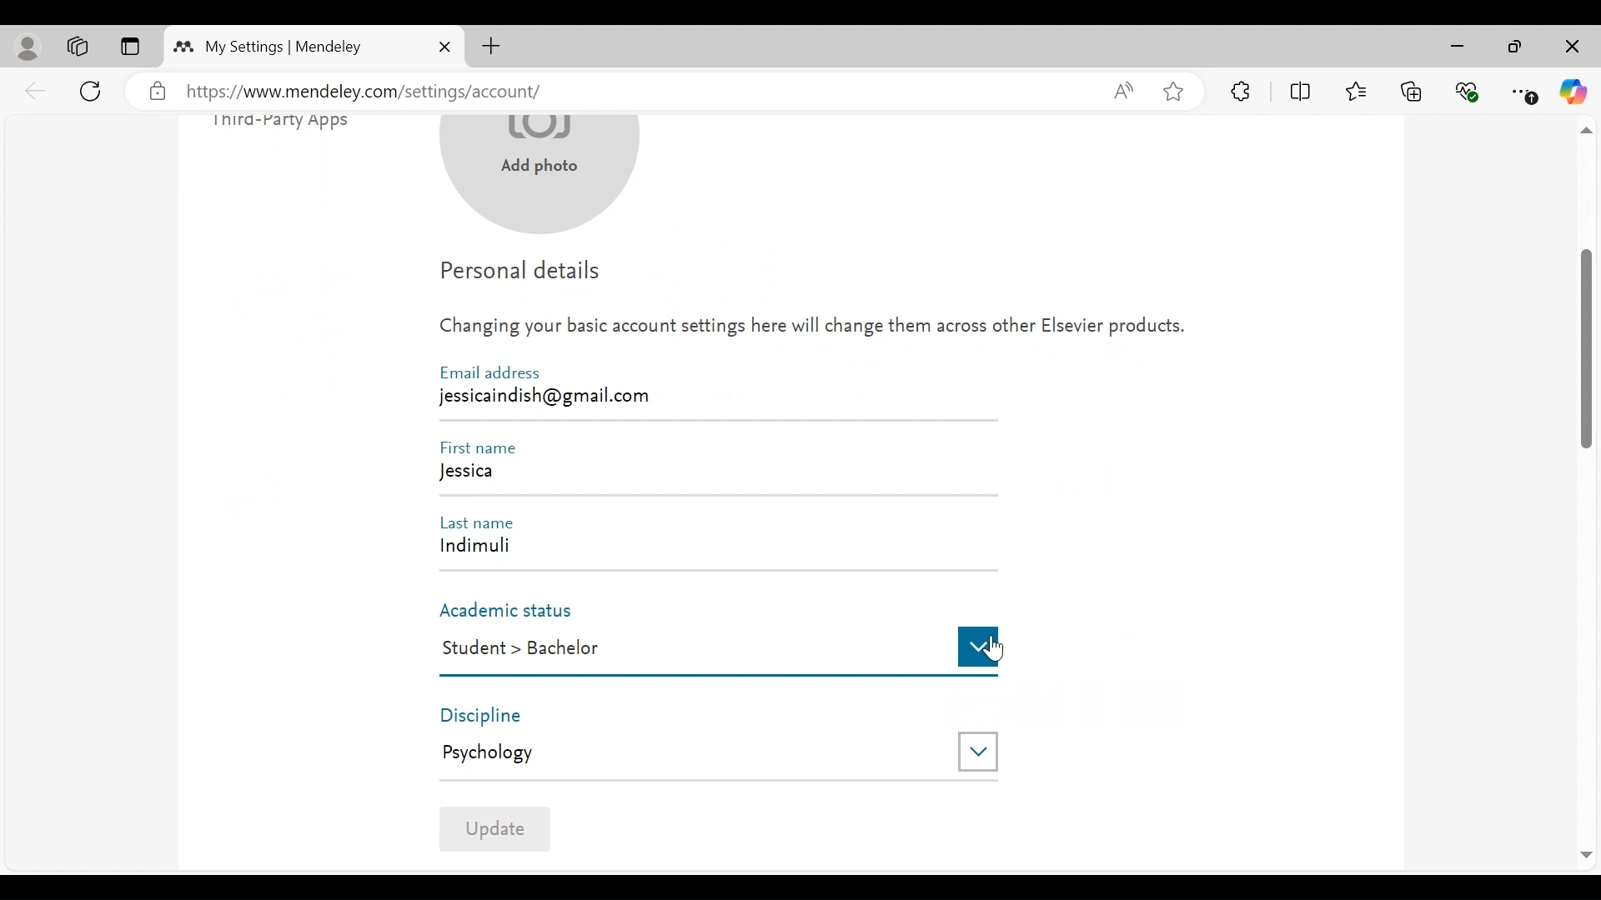 This screenshot has height=900, width=1601. I want to click on Maximize, so click(1515, 48).